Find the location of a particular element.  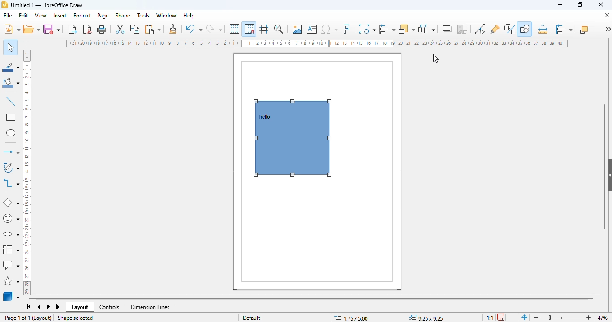

change in X & Y coordinates is located at coordinates (351, 318).